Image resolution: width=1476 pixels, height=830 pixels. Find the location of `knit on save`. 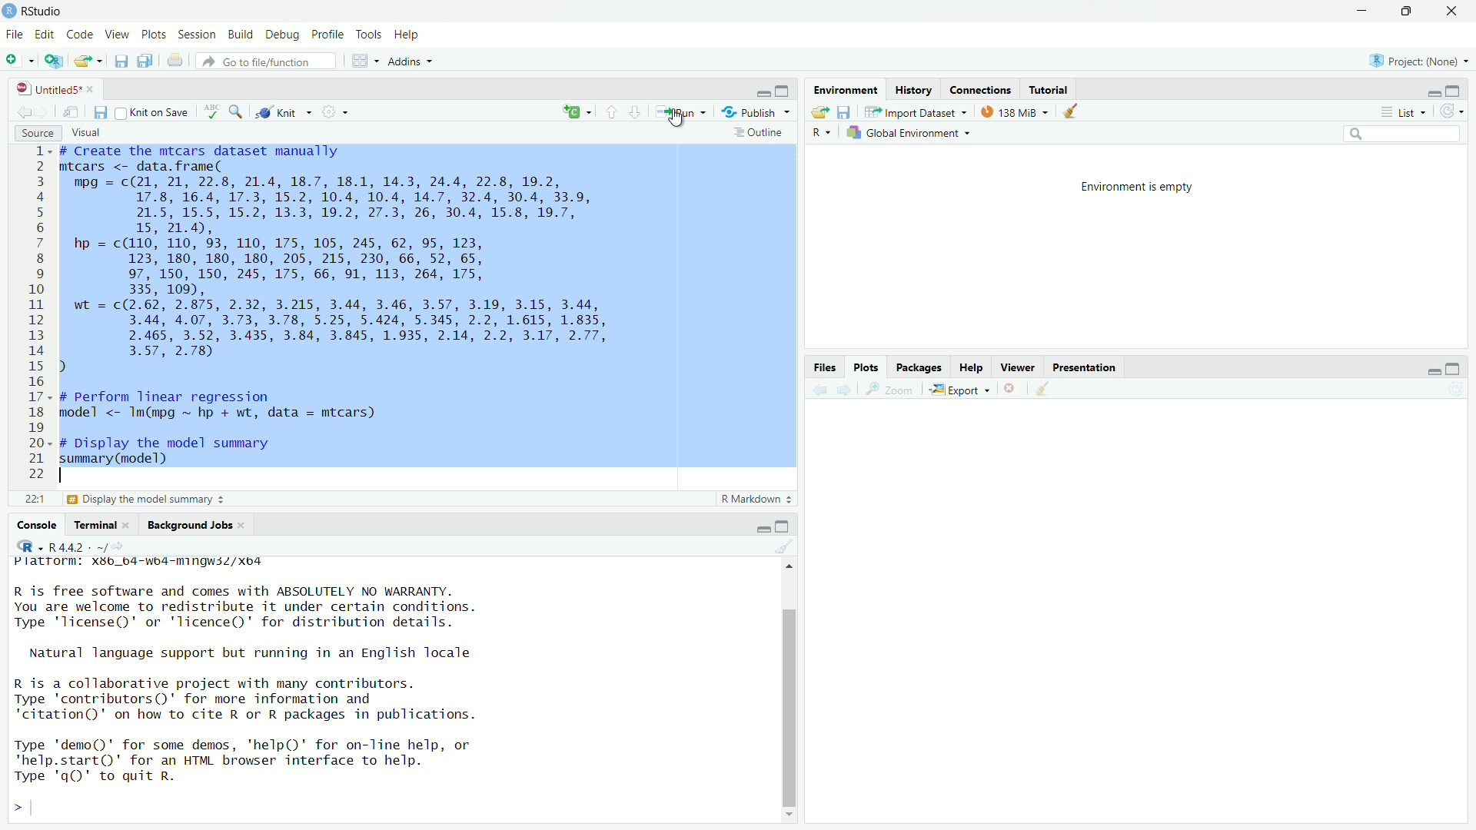

knit on save is located at coordinates (151, 112).